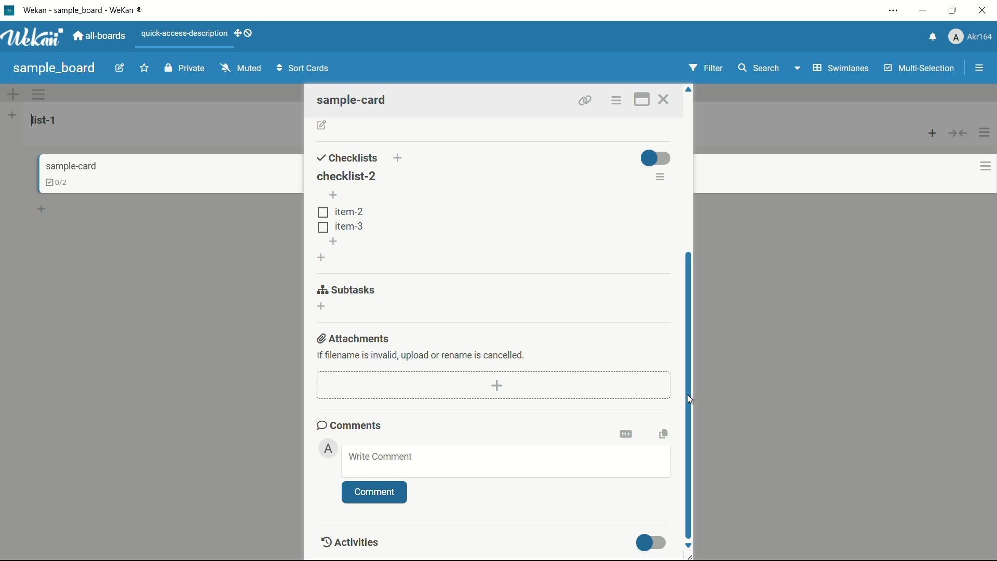 Image resolution: width=997 pixels, height=561 pixels. What do you see at coordinates (14, 94) in the screenshot?
I see `add swimlane` at bounding box center [14, 94].